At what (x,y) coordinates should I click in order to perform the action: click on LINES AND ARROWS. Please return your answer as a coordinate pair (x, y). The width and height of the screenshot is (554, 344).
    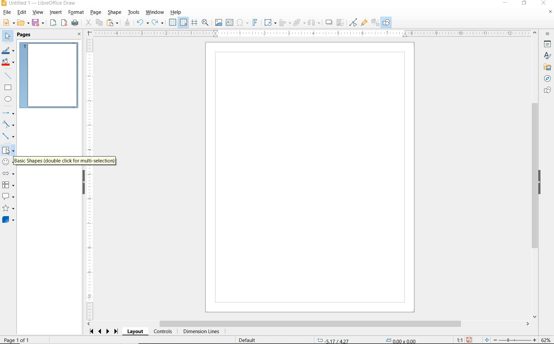
    Looking at the image, I should click on (9, 113).